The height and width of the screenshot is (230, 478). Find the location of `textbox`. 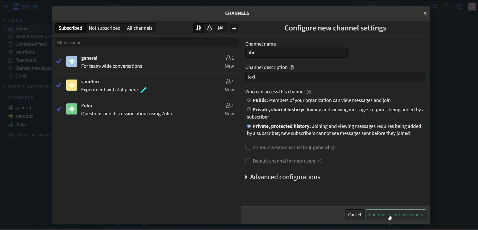

textbox is located at coordinates (335, 77).